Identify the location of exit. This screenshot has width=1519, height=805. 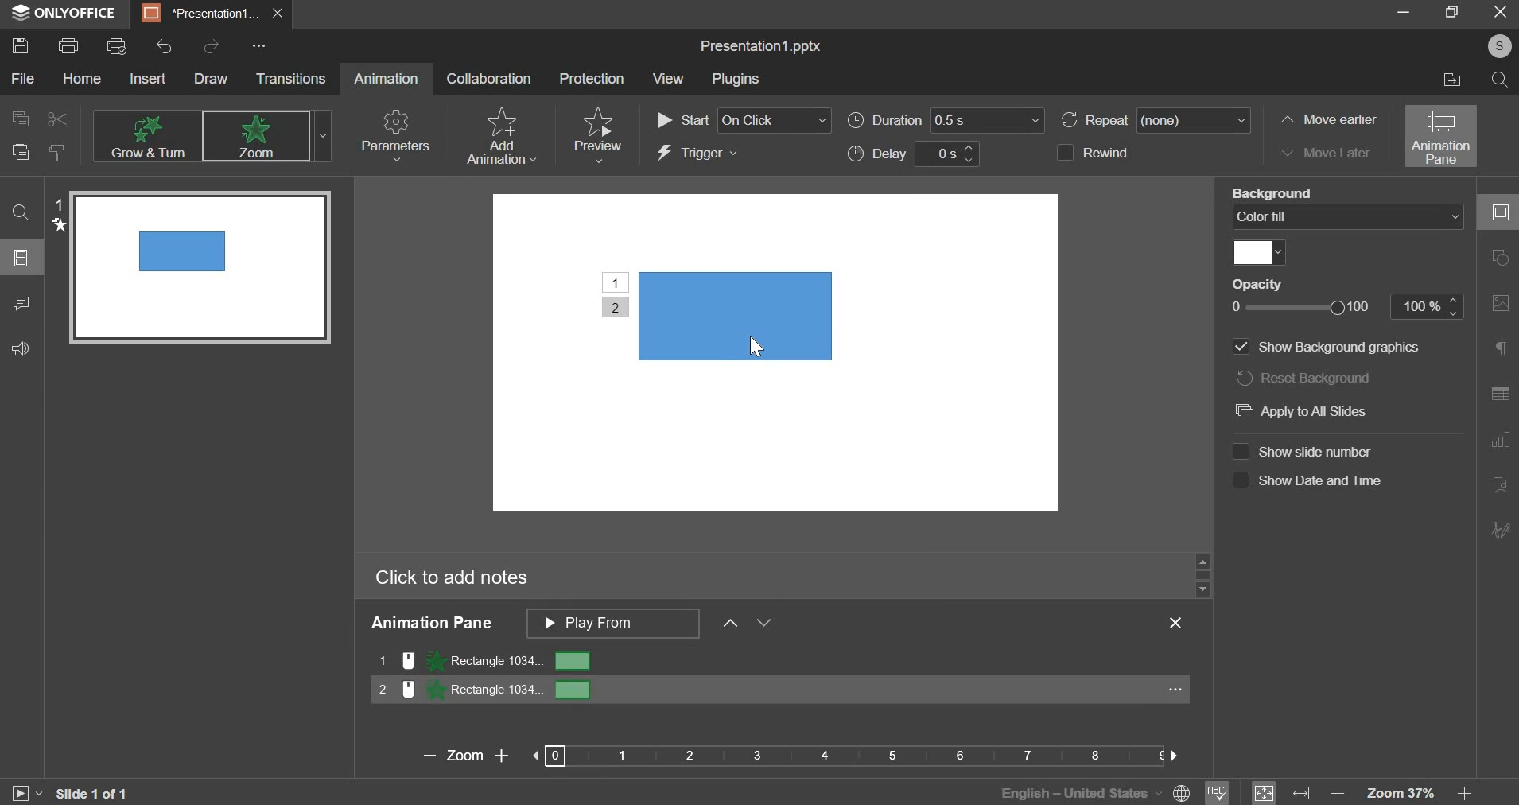
(1498, 14).